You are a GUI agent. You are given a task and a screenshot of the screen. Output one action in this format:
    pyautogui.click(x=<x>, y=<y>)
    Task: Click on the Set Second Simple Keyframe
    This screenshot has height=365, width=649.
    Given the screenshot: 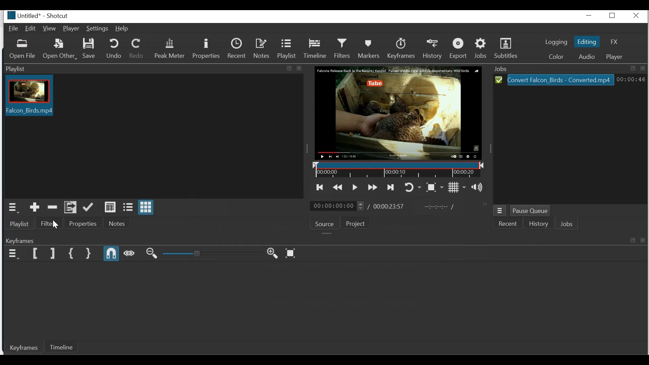 What is the action you would take?
    pyautogui.click(x=89, y=254)
    